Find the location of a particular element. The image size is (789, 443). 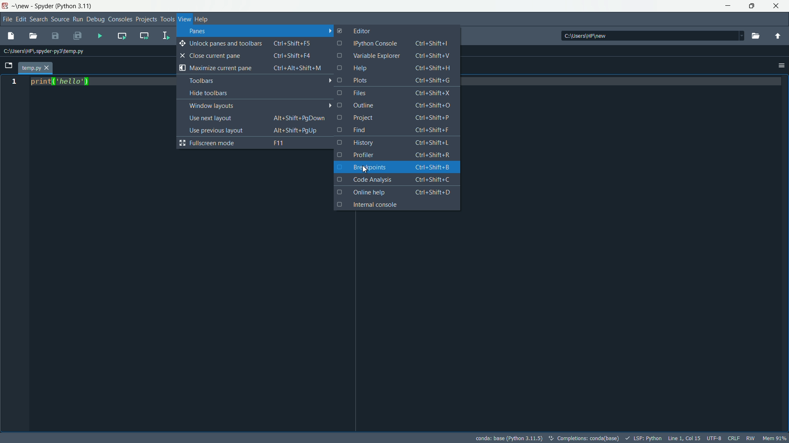

panes is located at coordinates (256, 32).